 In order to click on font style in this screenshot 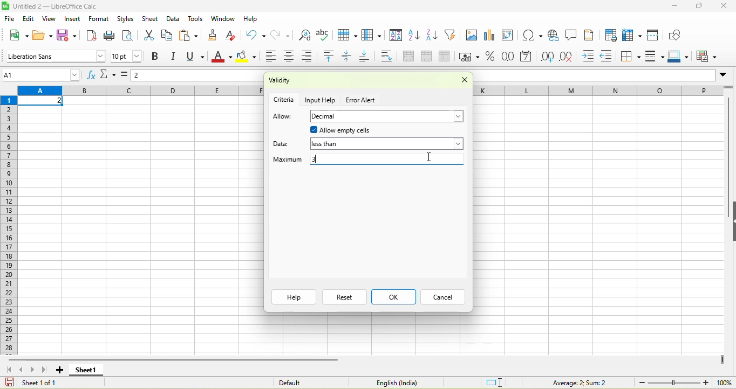, I will do `click(54, 55)`.